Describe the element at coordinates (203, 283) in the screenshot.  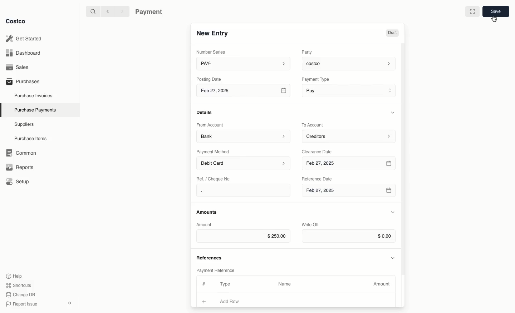
I see `#` at that location.